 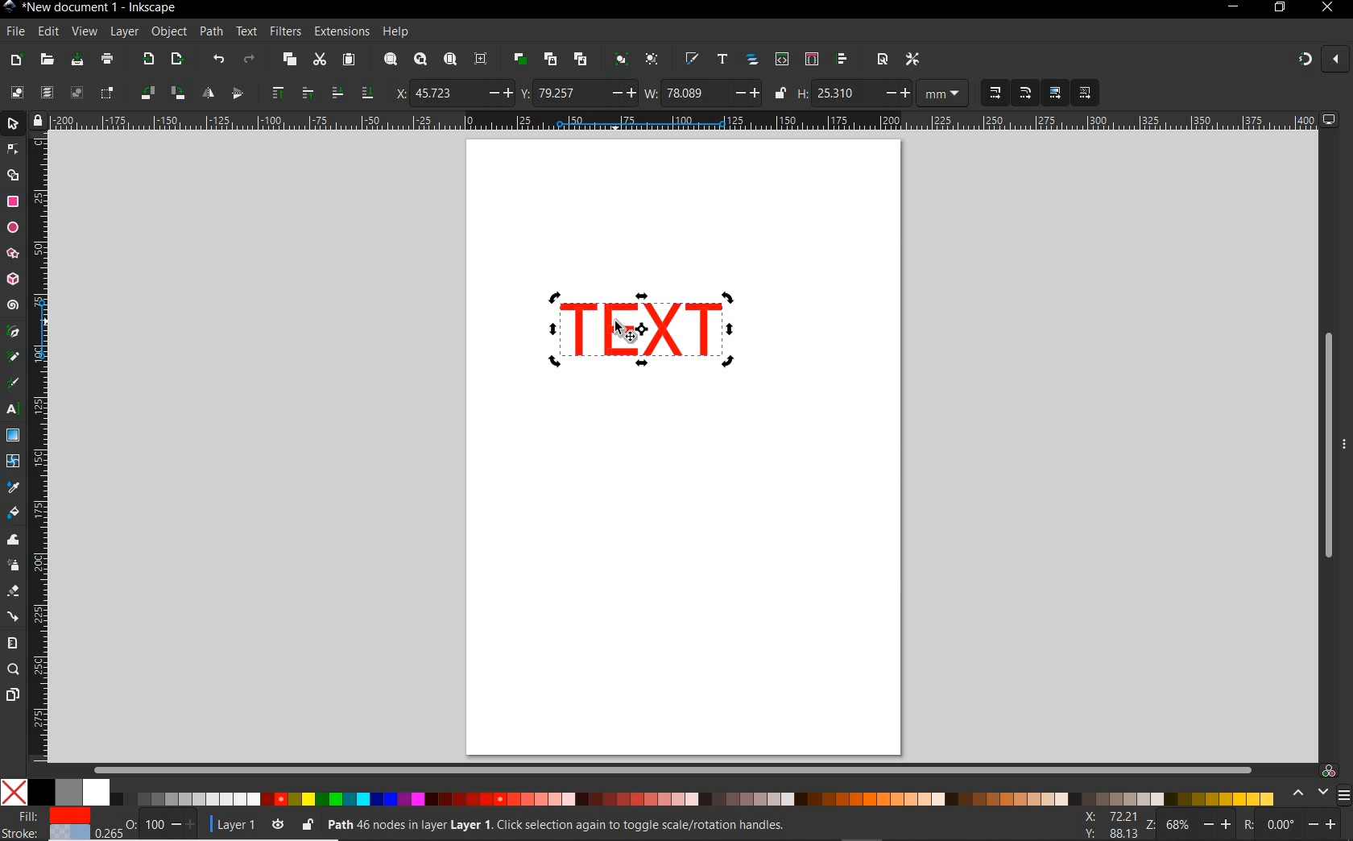 What do you see at coordinates (319, 60) in the screenshot?
I see `CUT` at bounding box center [319, 60].